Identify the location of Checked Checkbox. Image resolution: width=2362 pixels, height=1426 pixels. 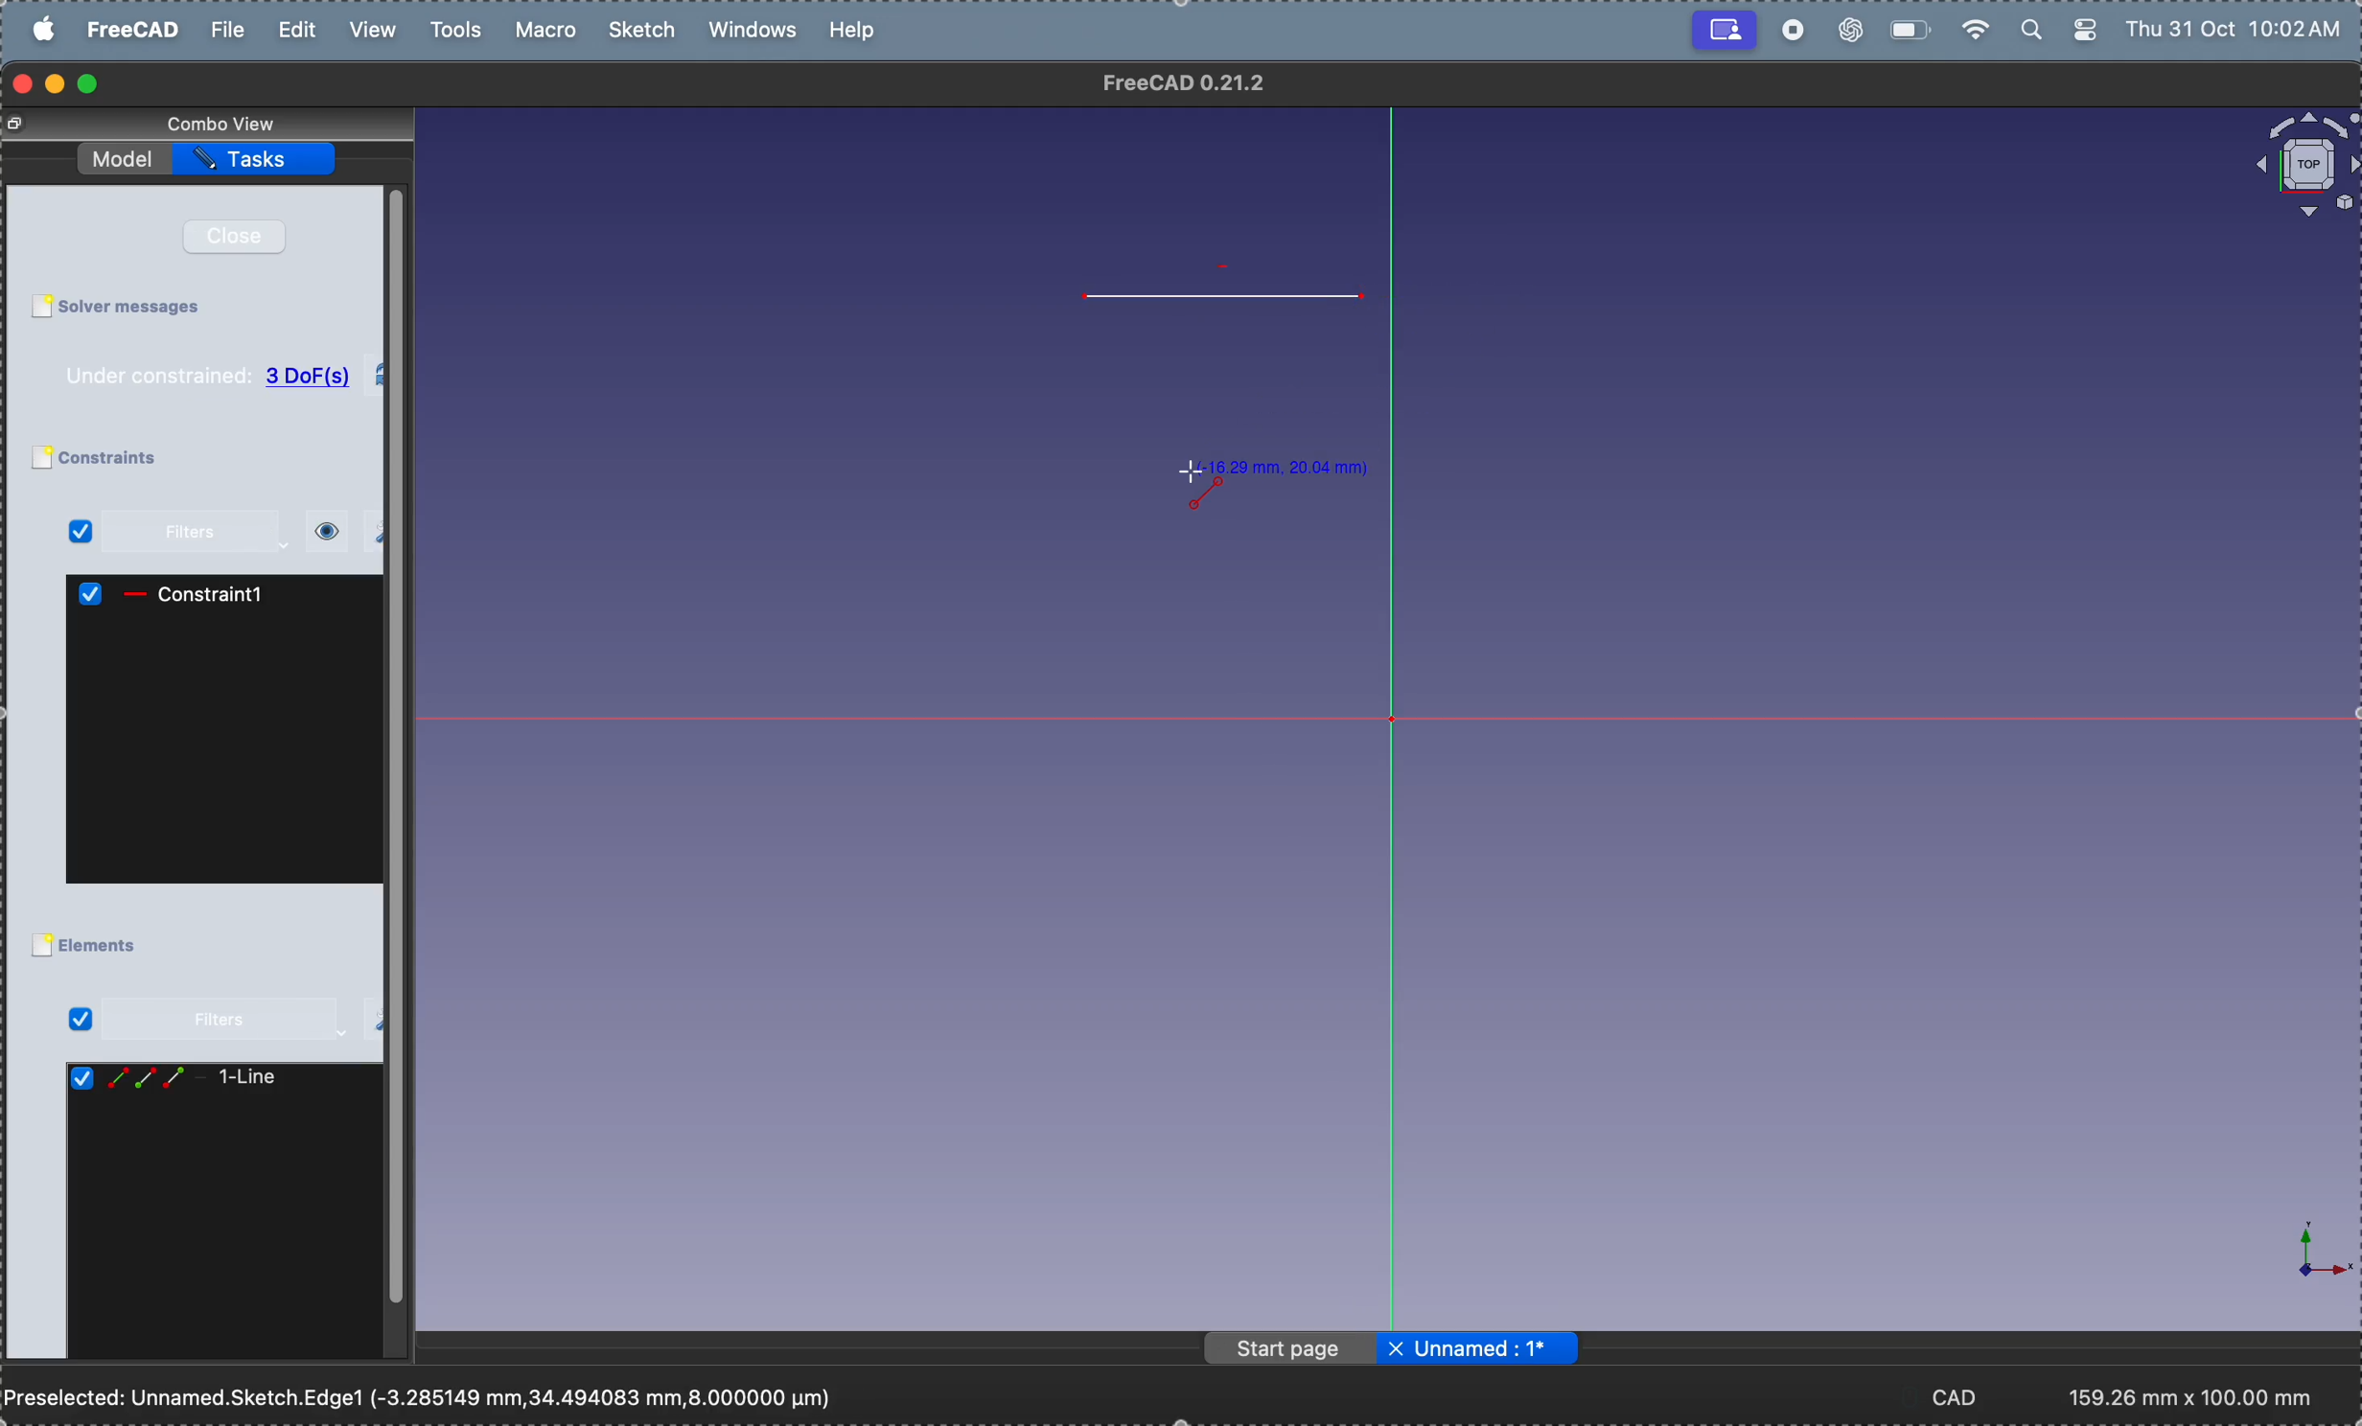
(81, 534).